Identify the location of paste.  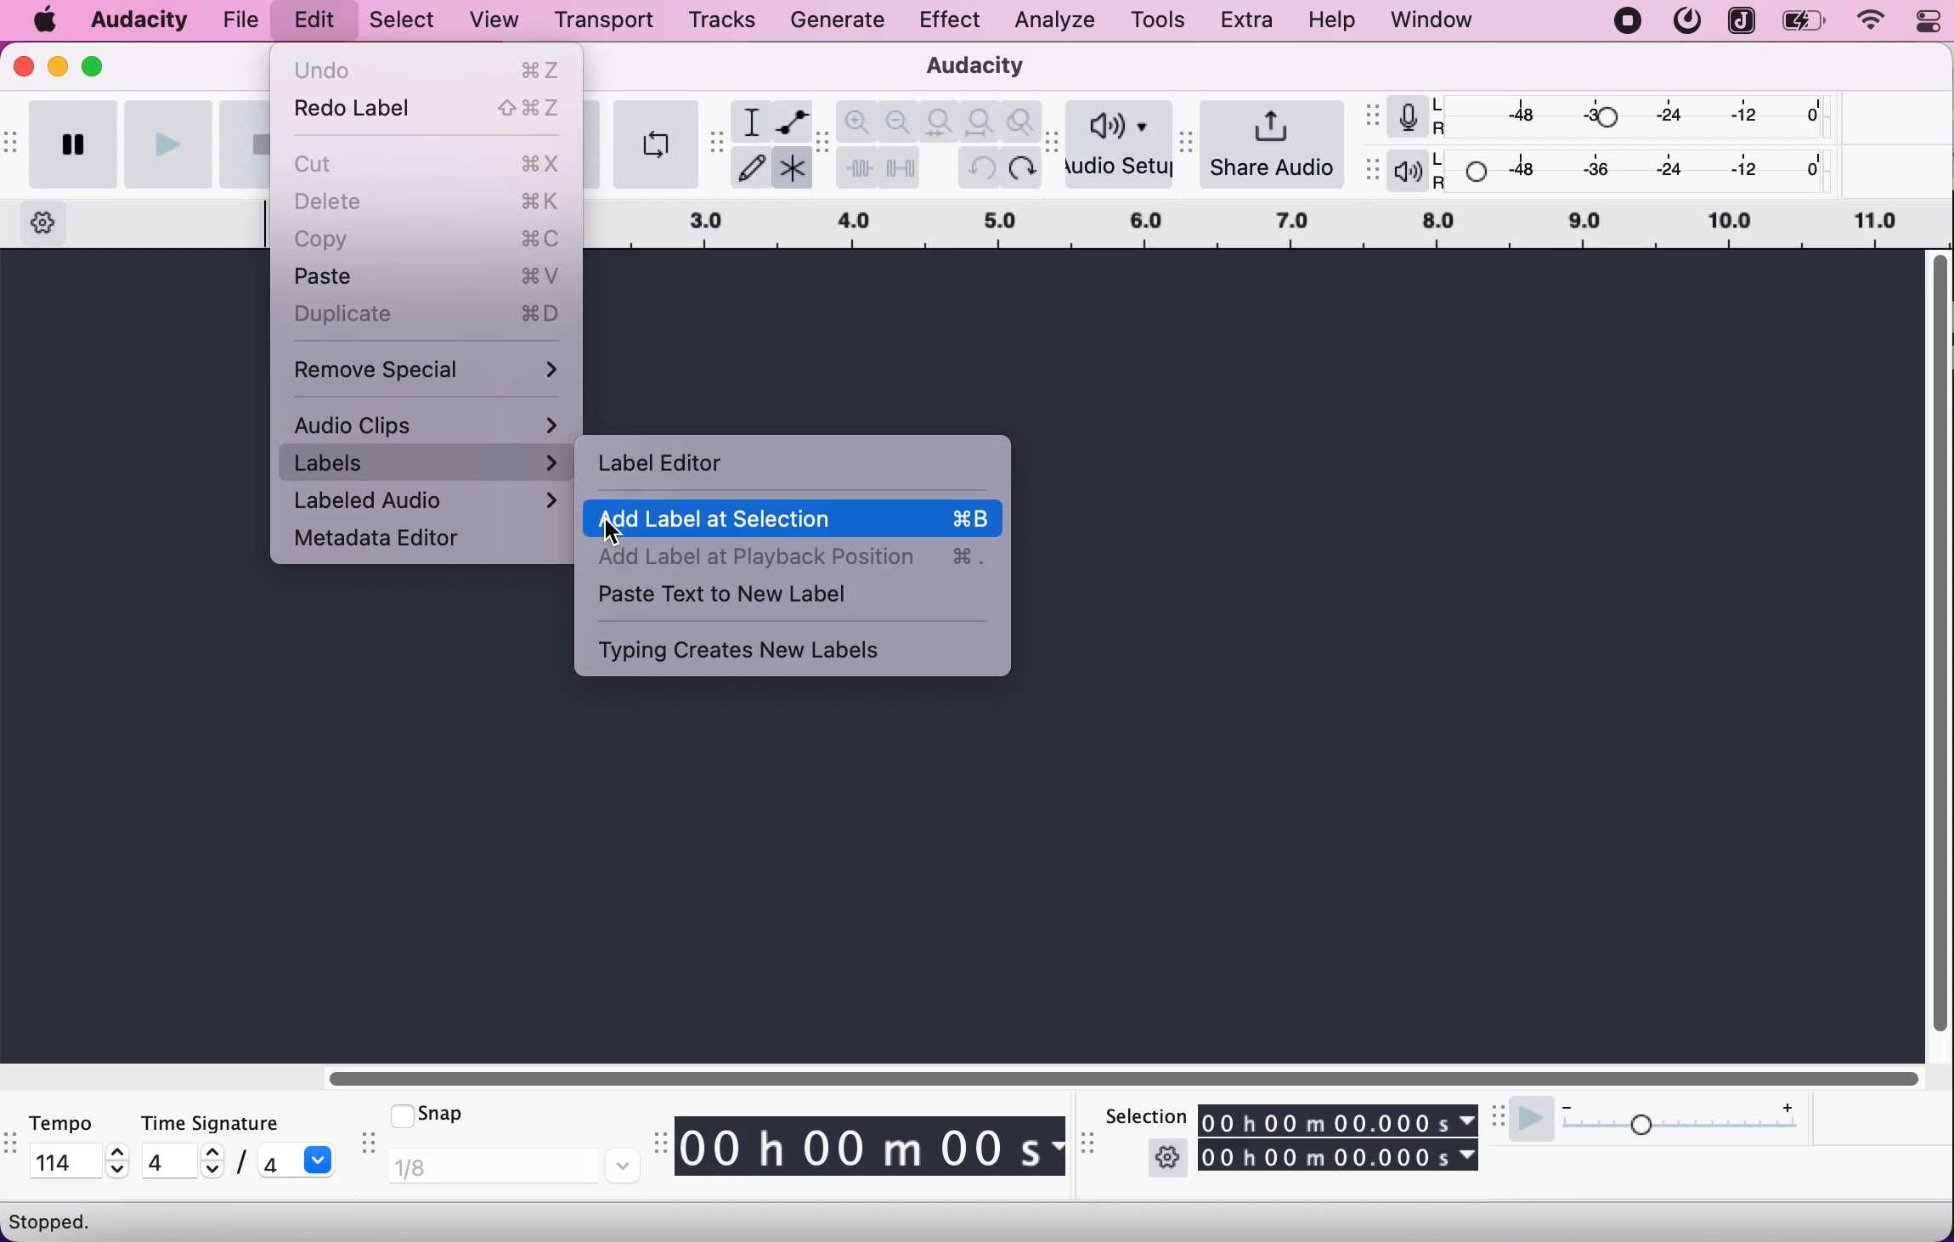
(427, 277).